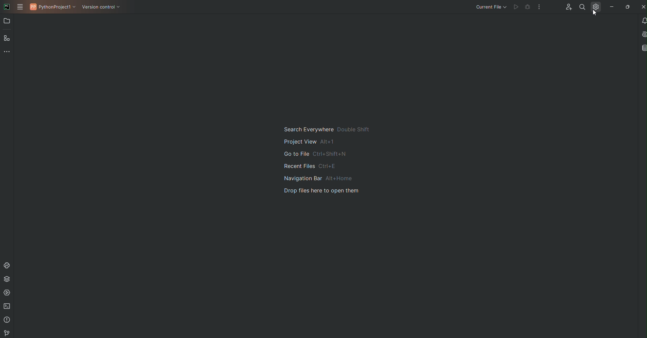 This screenshot has width=647, height=338. Describe the element at coordinates (21, 7) in the screenshot. I see `Main Menu` at that location.